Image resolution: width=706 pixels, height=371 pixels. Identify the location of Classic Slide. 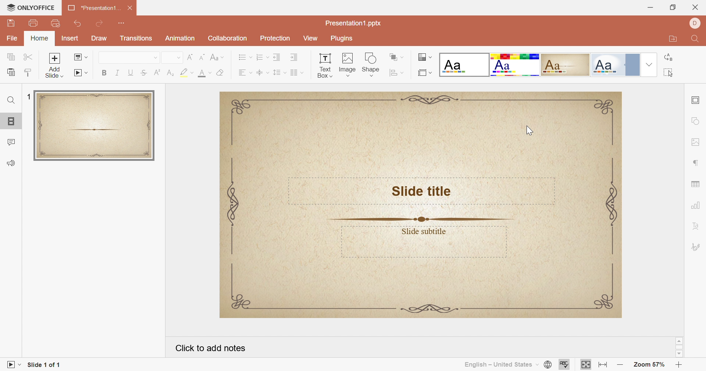
(420, 205).